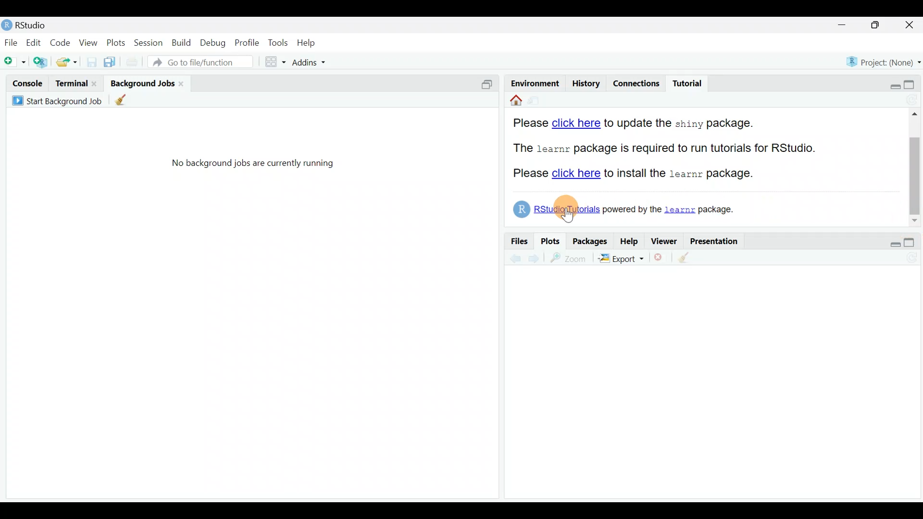  Describe the element at coordinates (149, 45) in the screenshot. I see `Session` at that location.